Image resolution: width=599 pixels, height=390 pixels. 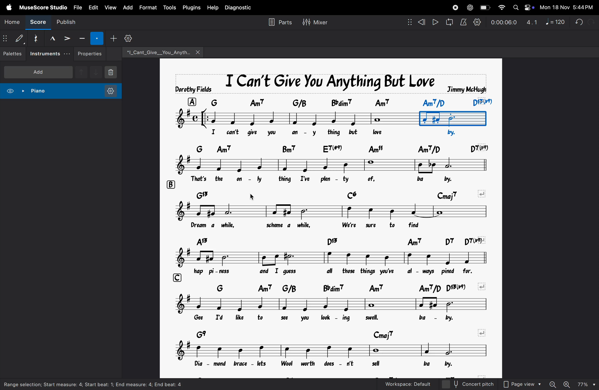 What do you see at coordinates (78, 8) in the screenshot?
I see `file` at bounding box center [78, 8].